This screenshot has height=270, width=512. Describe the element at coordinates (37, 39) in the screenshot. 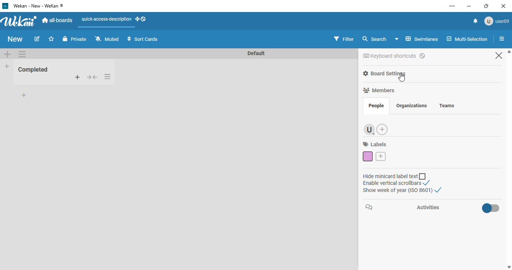

I see `edit` at that location.